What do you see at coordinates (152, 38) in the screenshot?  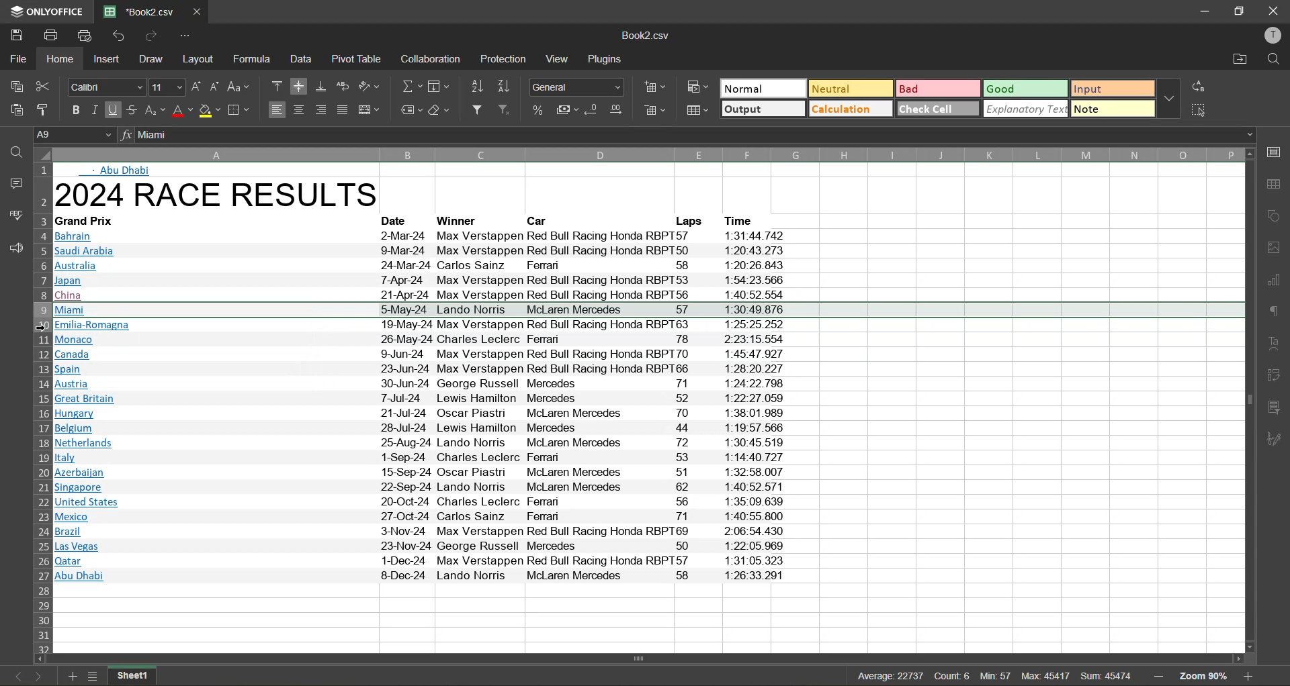 I see `redo` at bounding box center [152, 38].